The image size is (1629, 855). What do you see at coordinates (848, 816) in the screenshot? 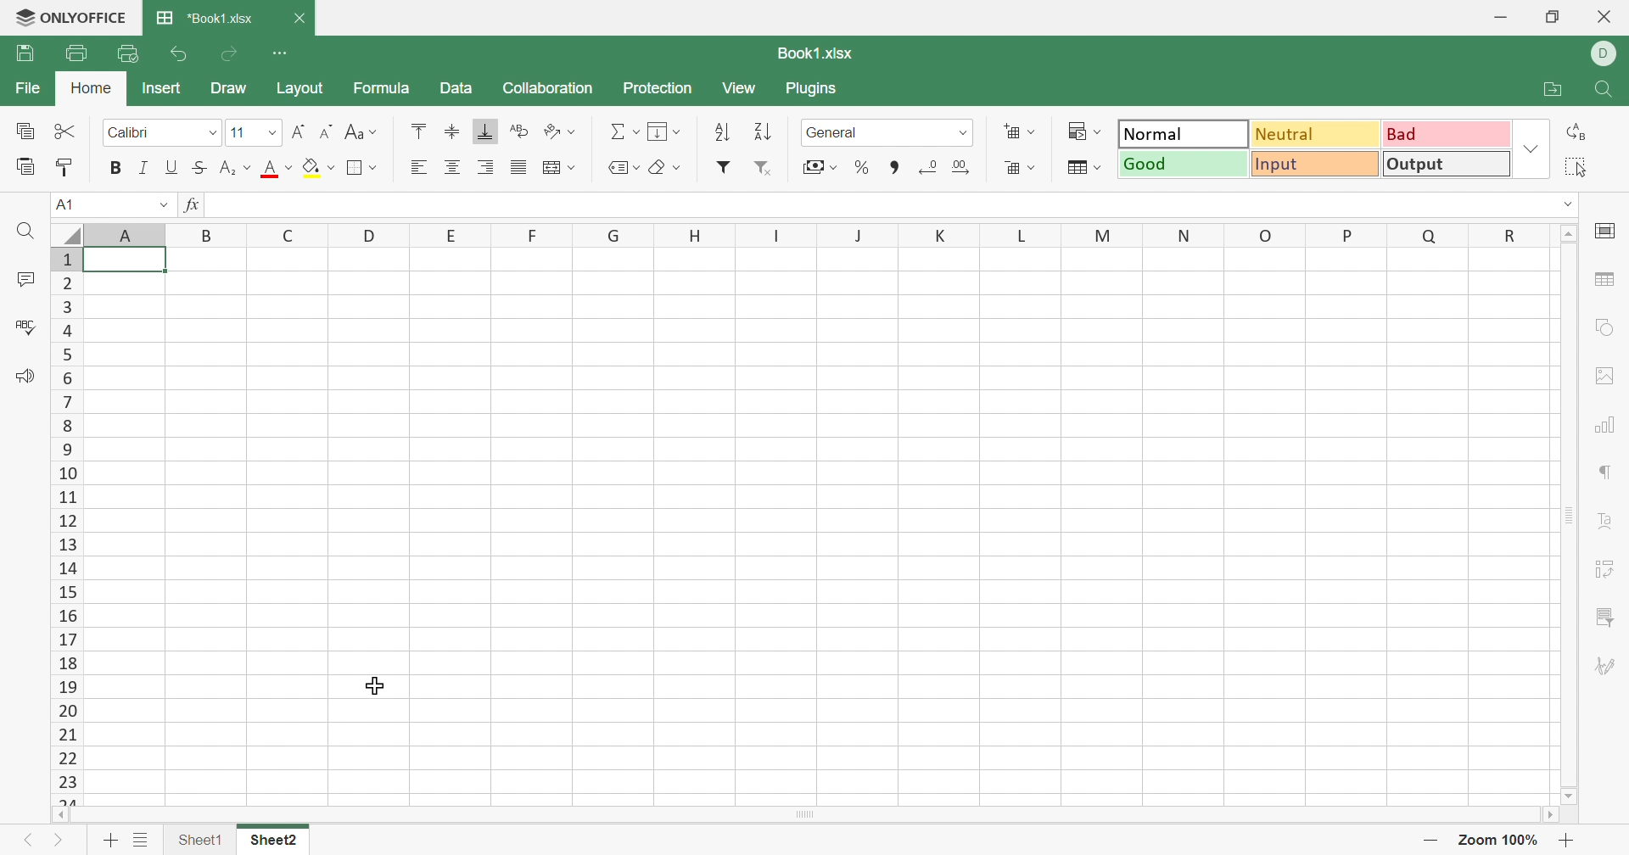
I see `Scroll bar` at bounding box center [848, 816].